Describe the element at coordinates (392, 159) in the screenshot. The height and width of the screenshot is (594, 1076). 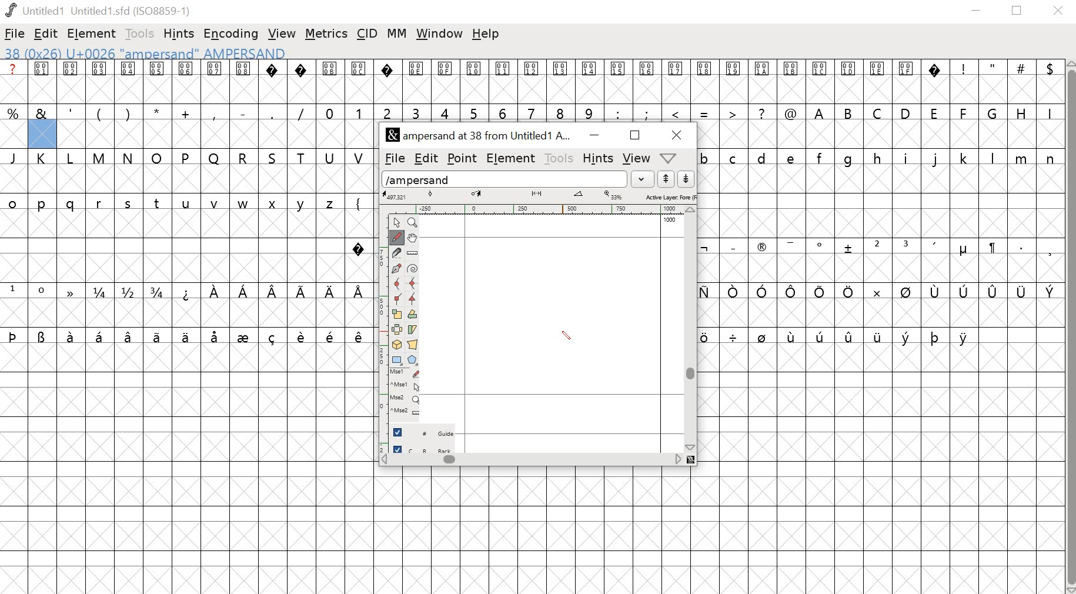
I see `file` at that location.